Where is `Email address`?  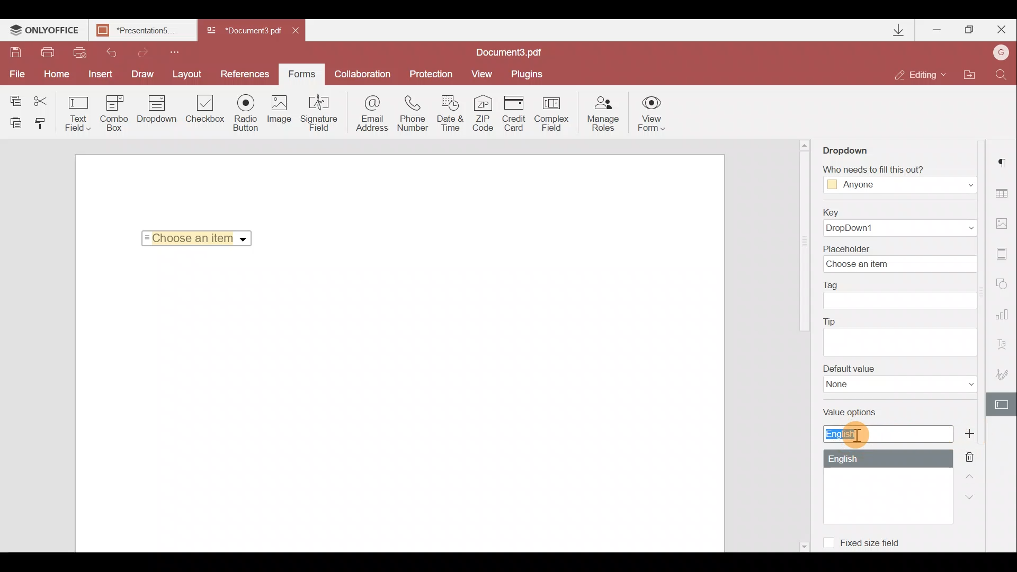
Email address is located at coordinates (372, 115).